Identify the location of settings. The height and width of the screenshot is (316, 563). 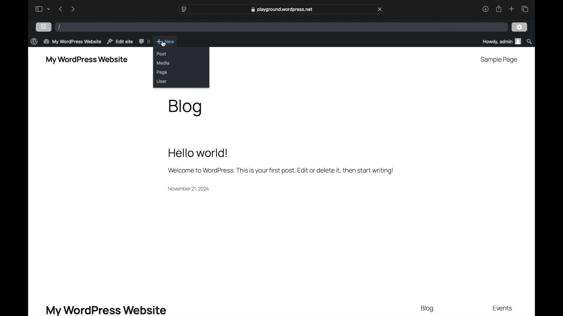
(519, 27).